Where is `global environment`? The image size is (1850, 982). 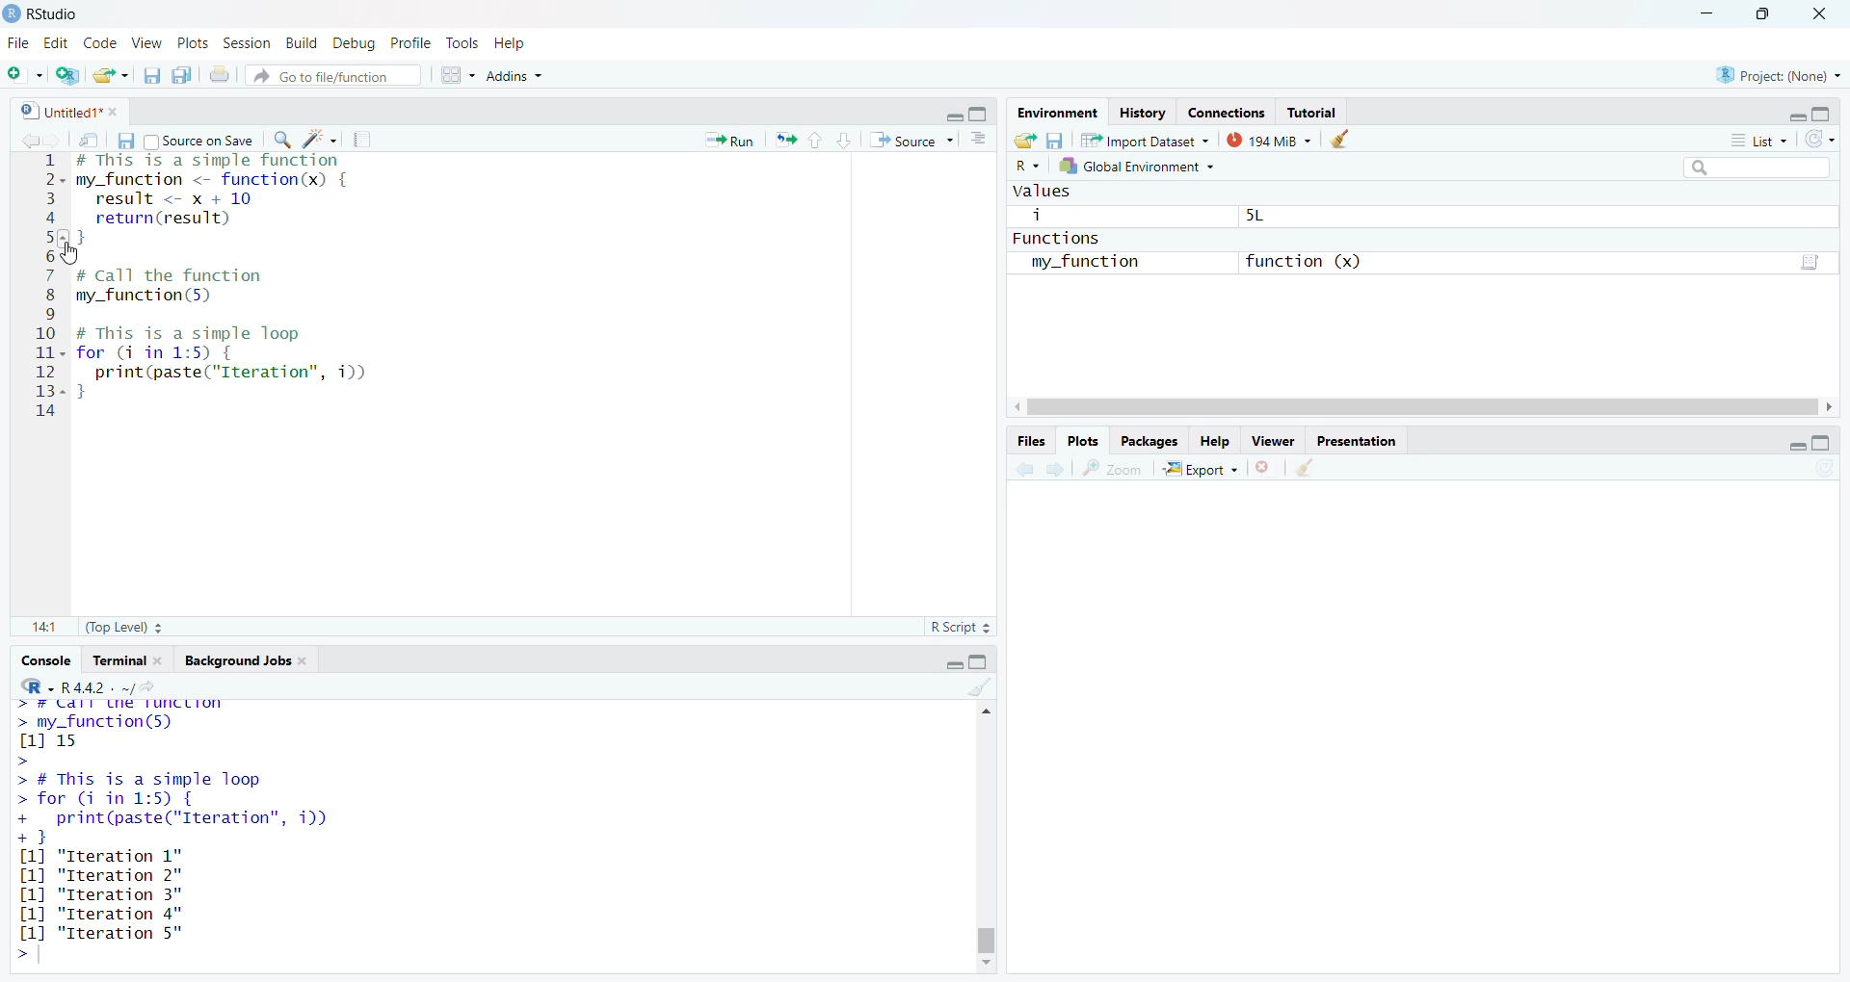 global environment is located at coordinates (1147, 169).